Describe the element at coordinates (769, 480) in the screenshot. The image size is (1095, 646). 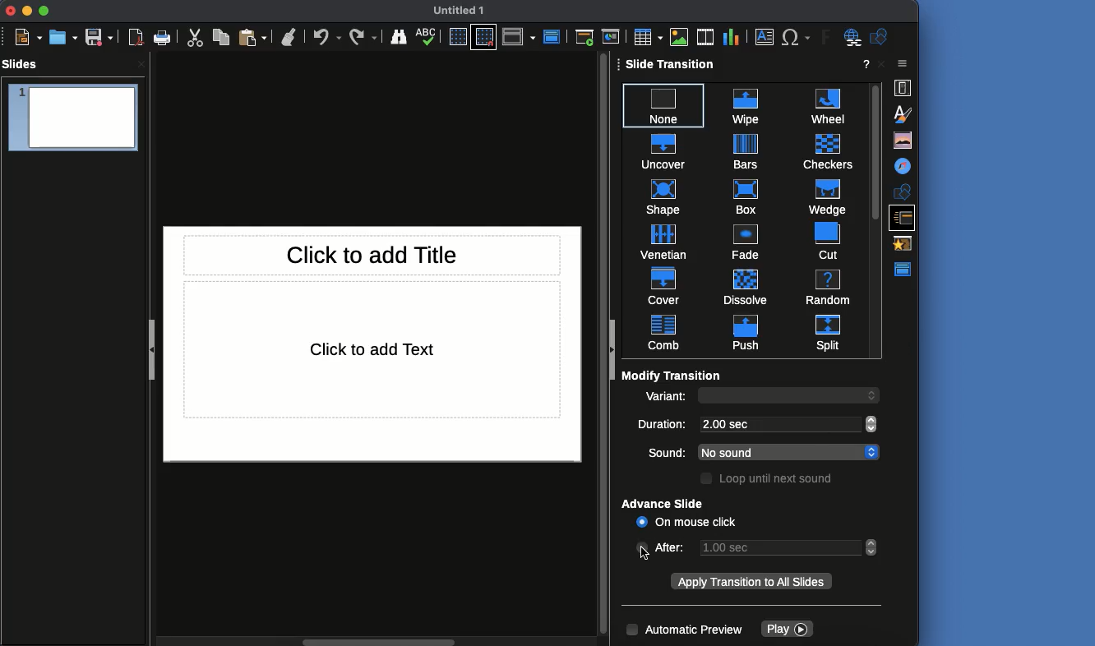
I see `Loop until next sound` at that location.